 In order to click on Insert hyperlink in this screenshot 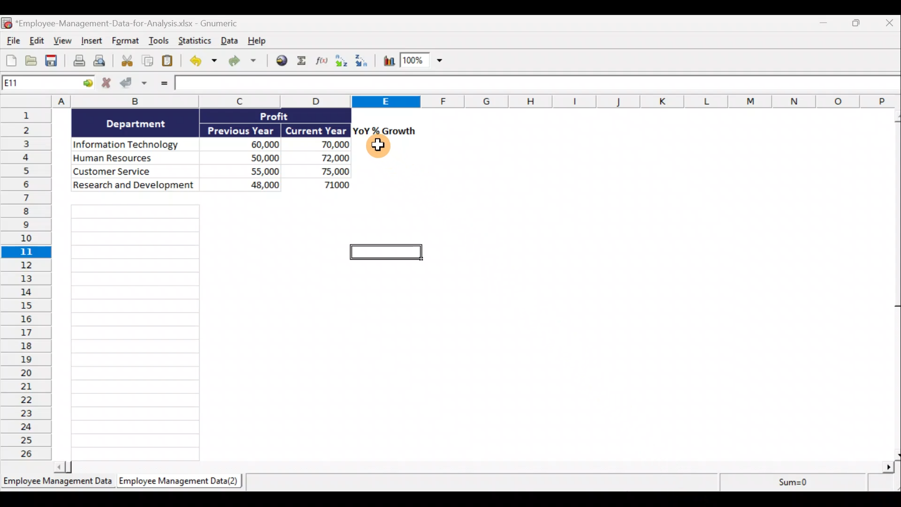, I will do `click(281, 61)`.